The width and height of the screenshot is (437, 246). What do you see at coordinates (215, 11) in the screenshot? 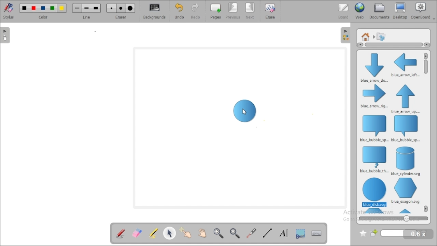
I see `pages` at bounding box center [215, 11].